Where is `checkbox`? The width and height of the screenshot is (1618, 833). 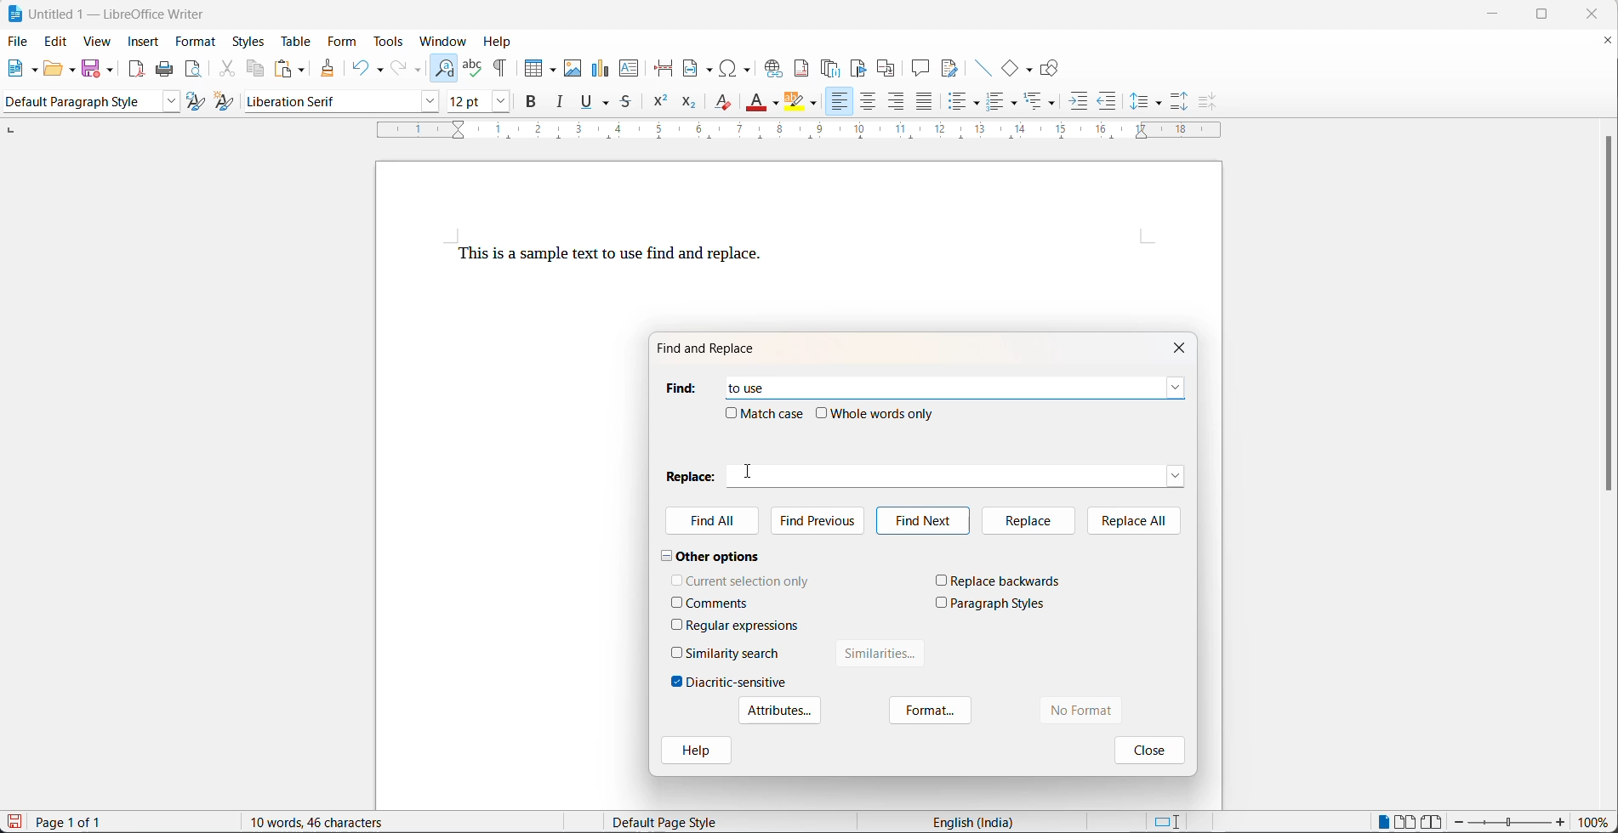
checkbox is located at coordinates (942, 580).